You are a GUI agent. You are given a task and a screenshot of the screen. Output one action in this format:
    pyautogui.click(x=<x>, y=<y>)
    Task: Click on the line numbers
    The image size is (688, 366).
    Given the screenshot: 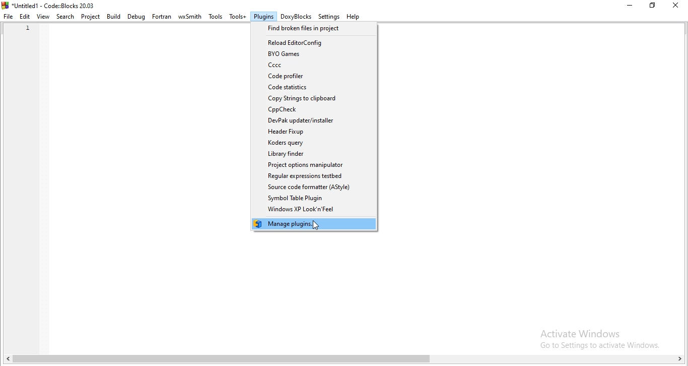 What is the action you would take?
    pyautogui.click(x=26, y=37)
    